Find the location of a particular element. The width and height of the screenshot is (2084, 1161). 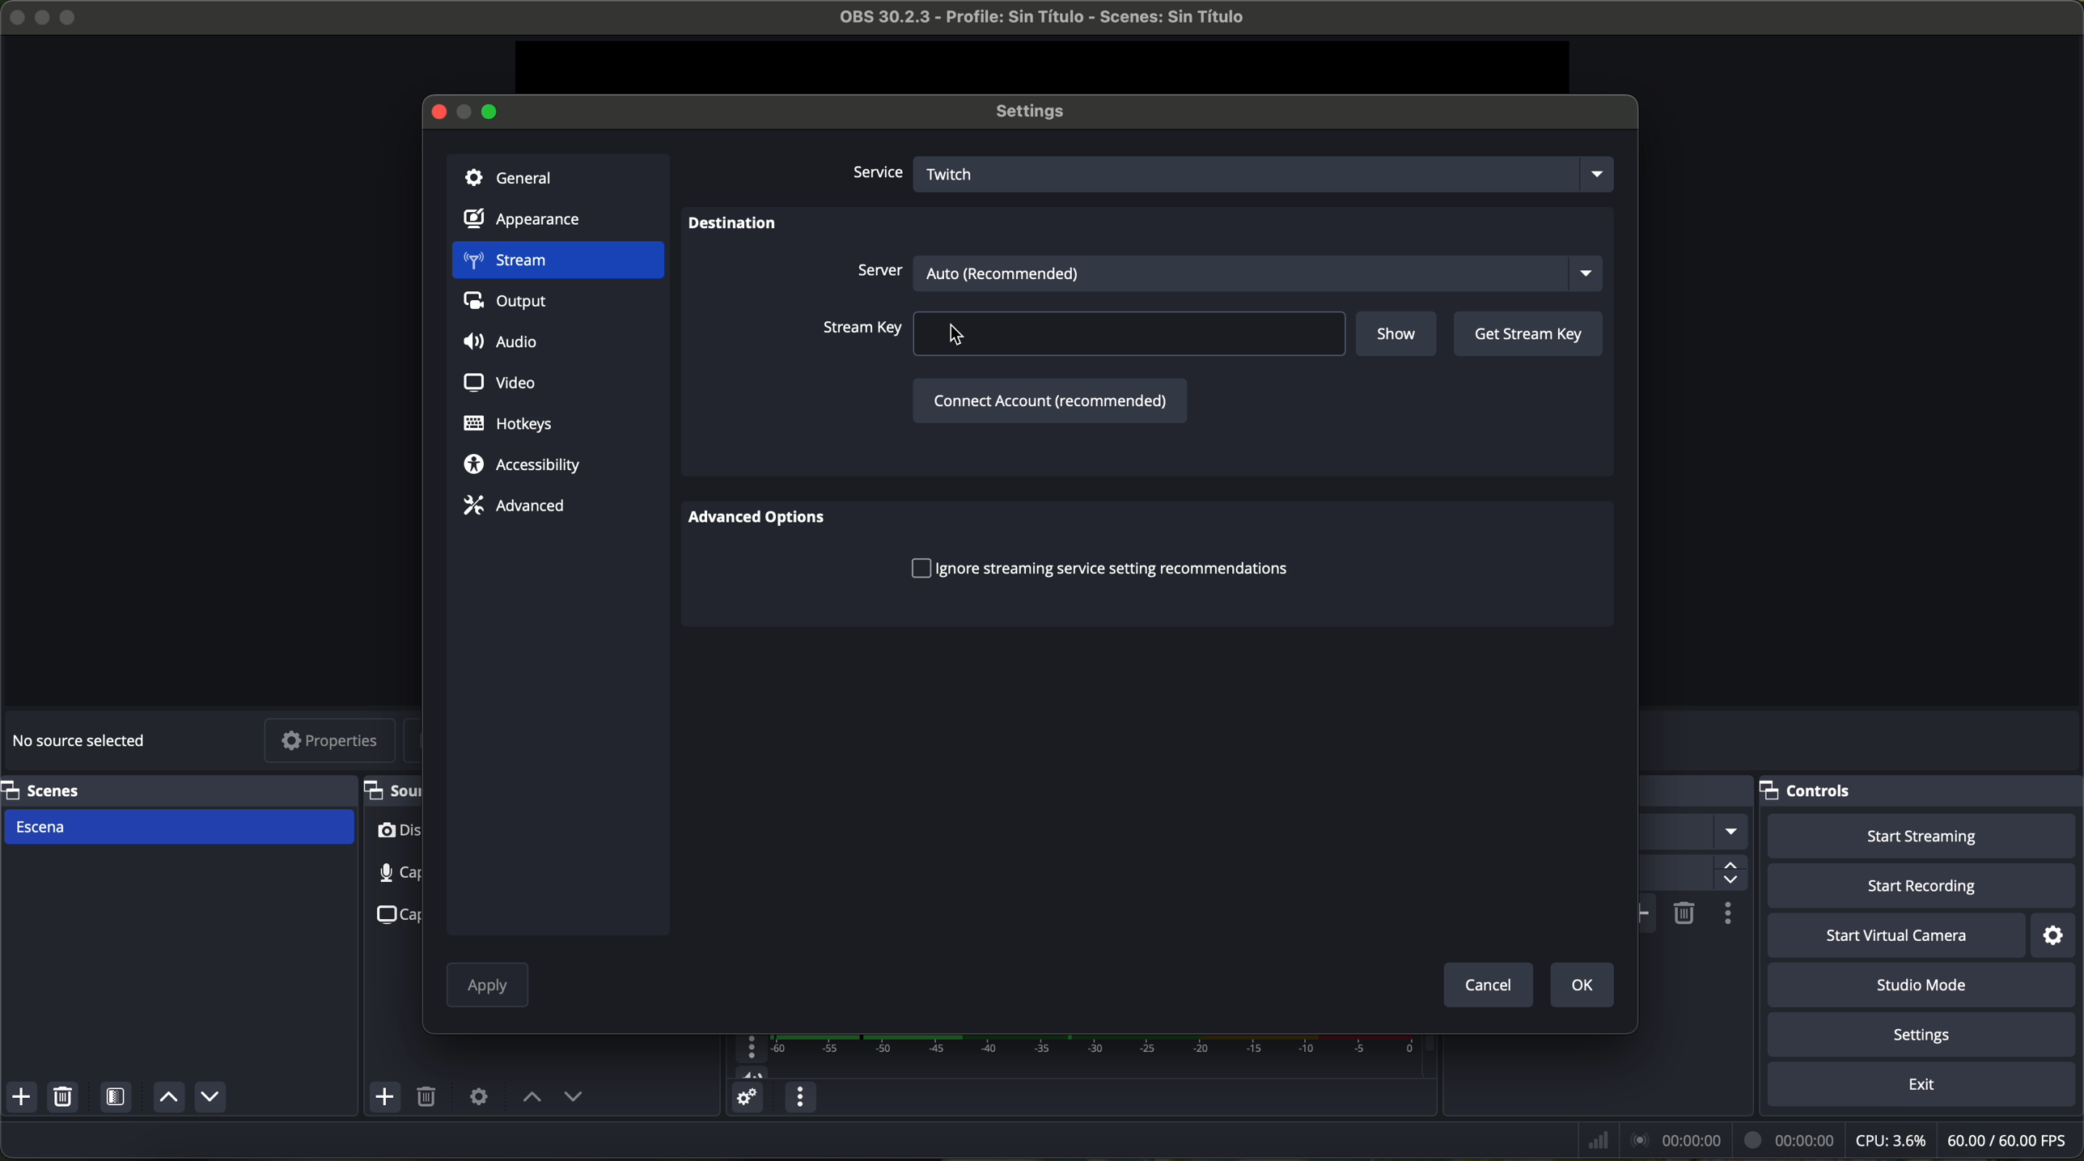

close window is located at coordinates (438, 110).